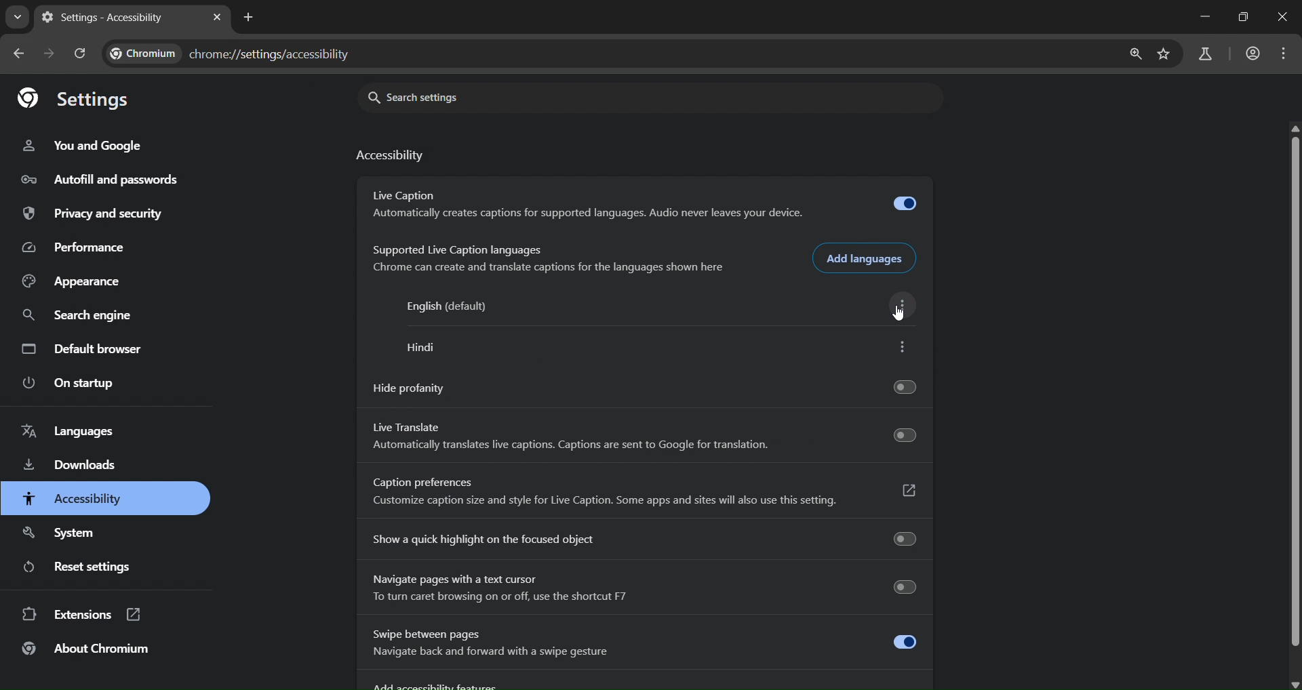 This screenshot has height=690, width=1302. What do you see at coordinates (549, 259) in the screenshot?
I see `Supported Live Caption languages
Chrome can create and translate captions for the languages shown here` at bounding box center [549, 259].